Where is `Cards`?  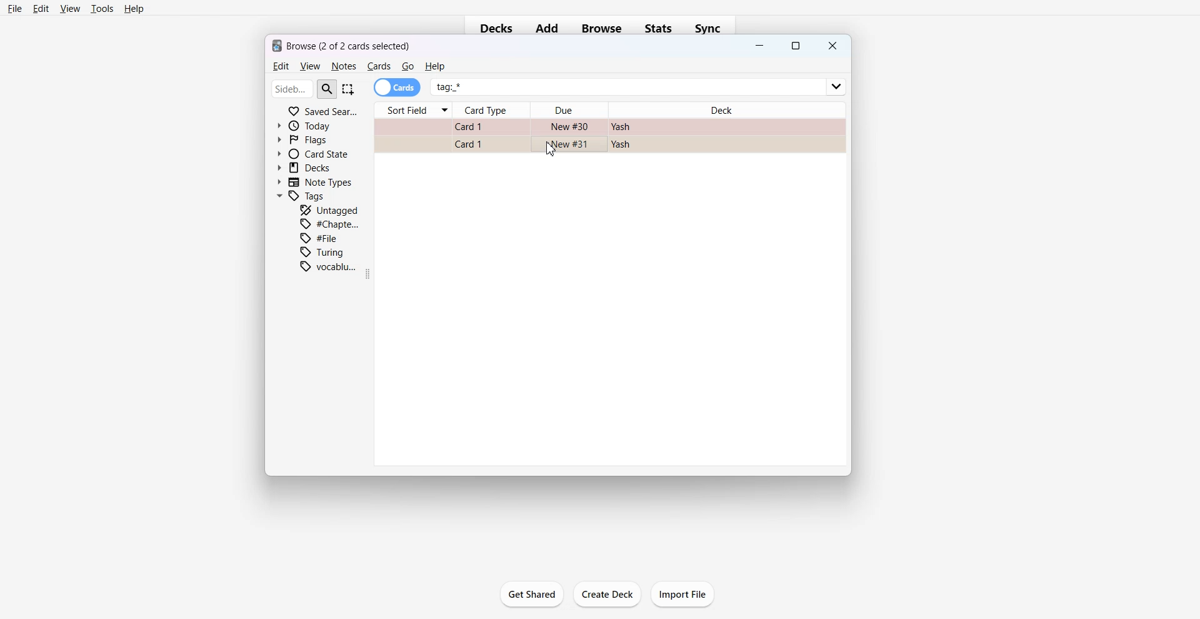
Cards is located at coordinates (397, 88).